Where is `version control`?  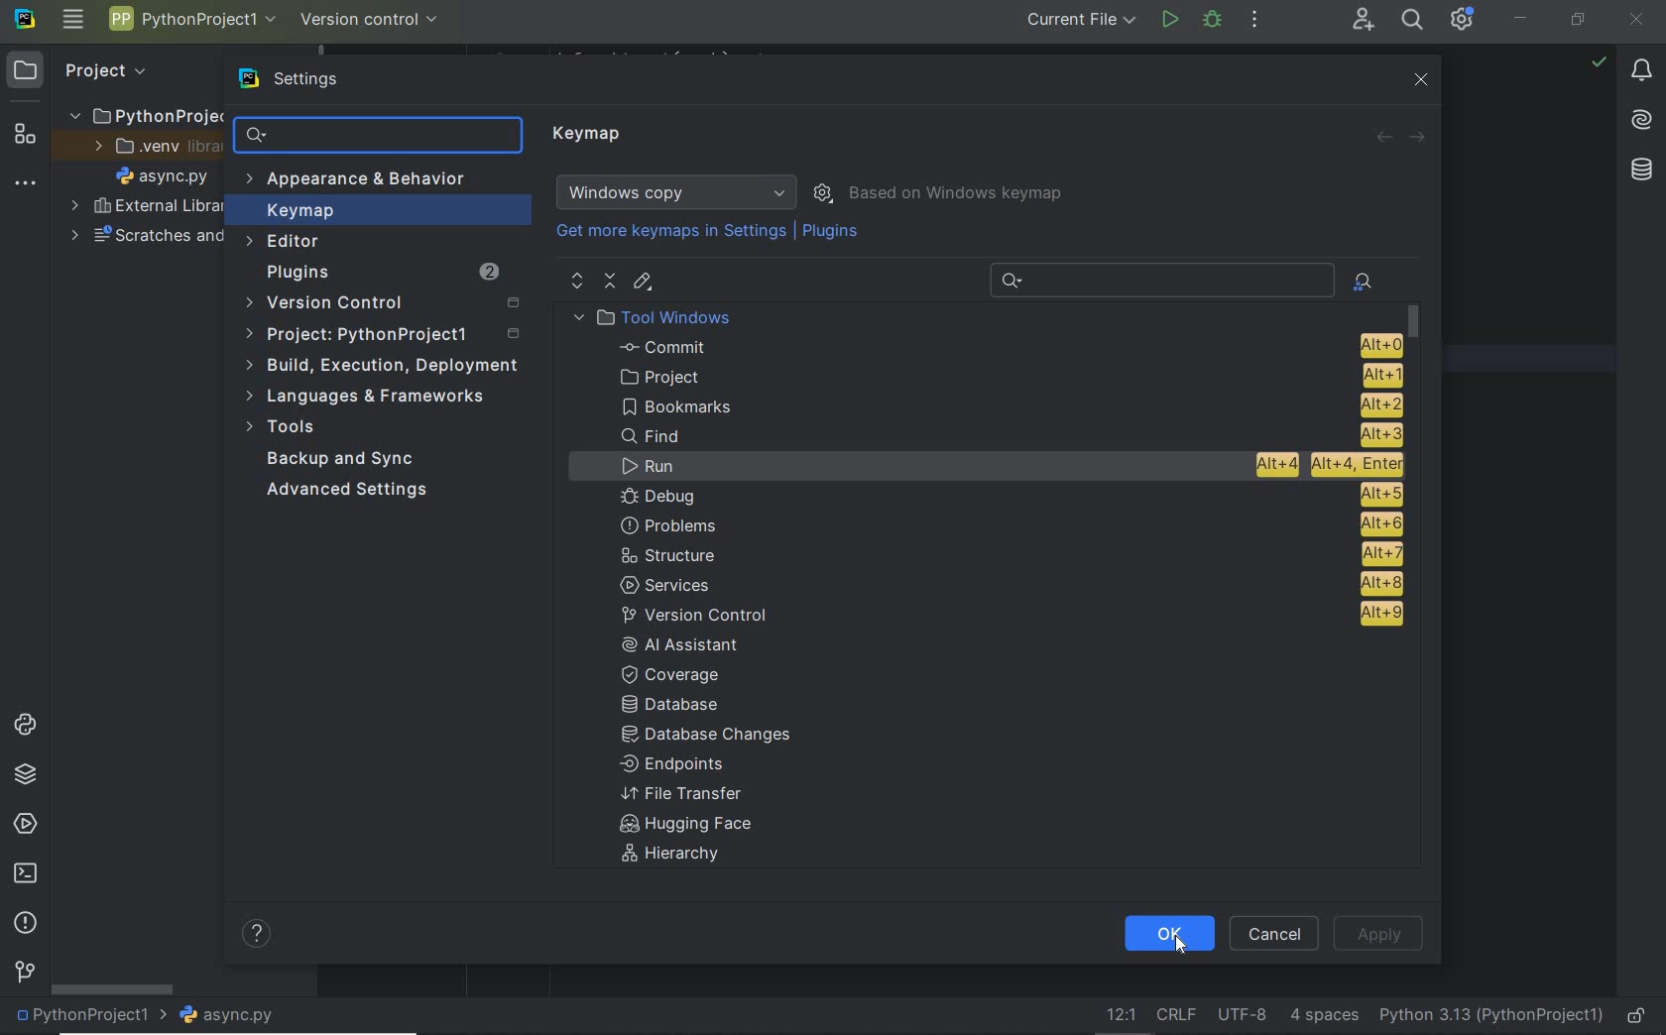
version control is located at coordinates (371, 18).